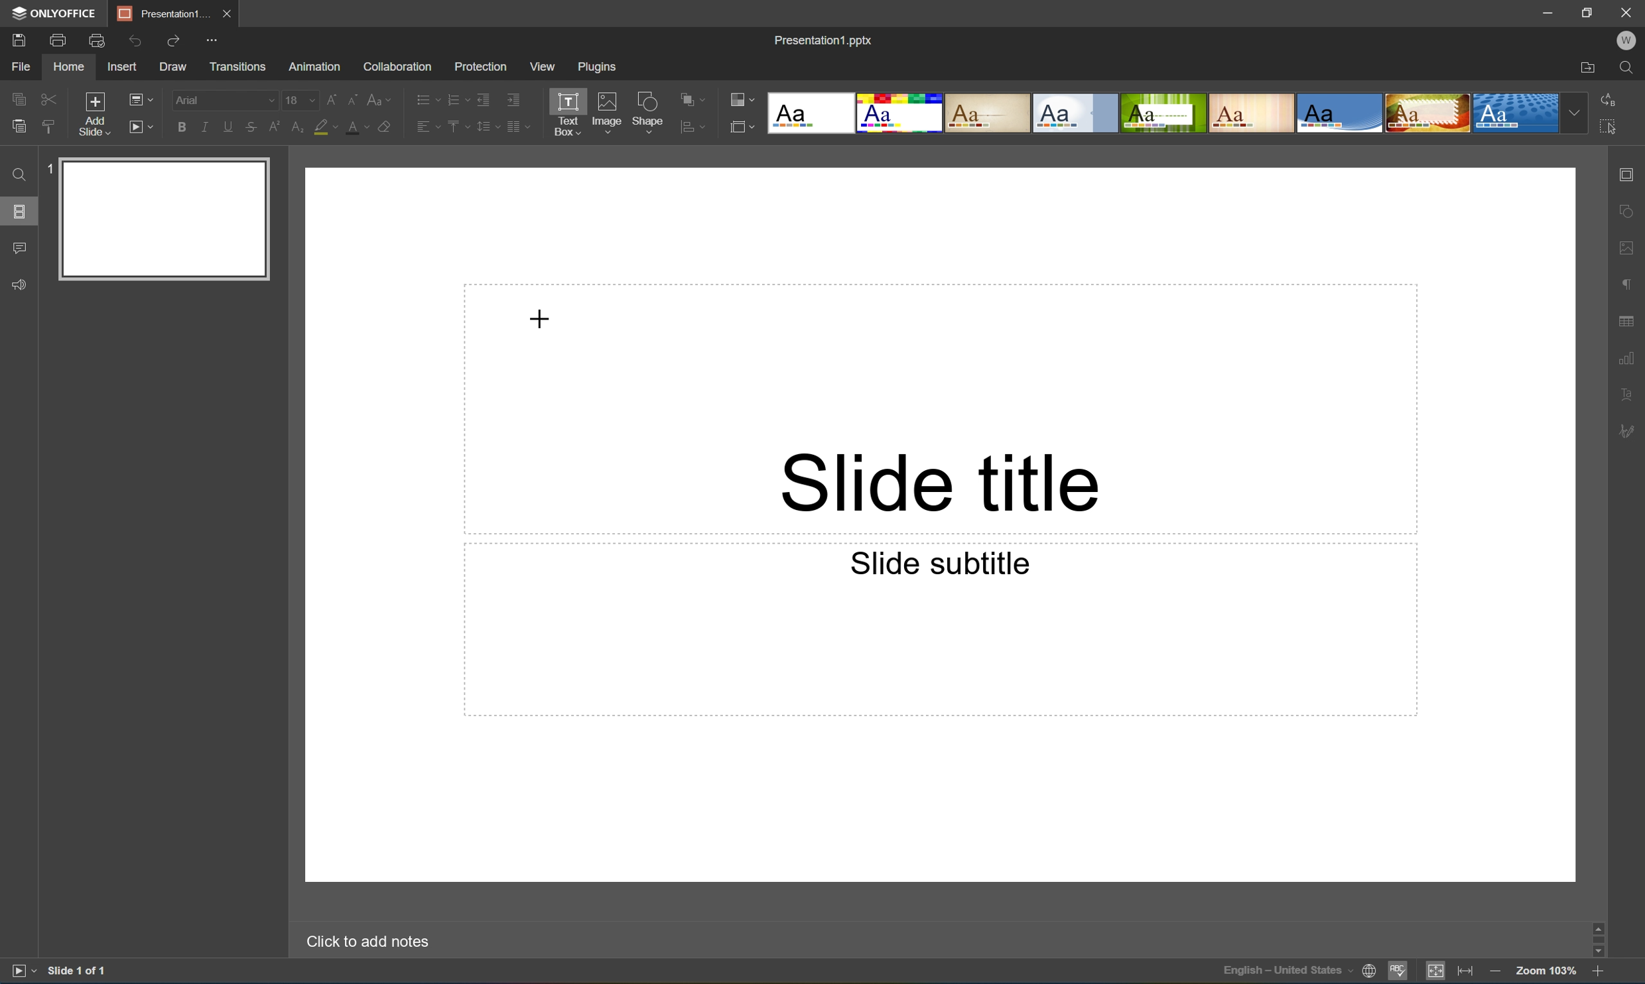 This screenshot has height=984, width=1645. Describe the element at coordinates (608, 116) in the screenshot. I see `Image` at that location.